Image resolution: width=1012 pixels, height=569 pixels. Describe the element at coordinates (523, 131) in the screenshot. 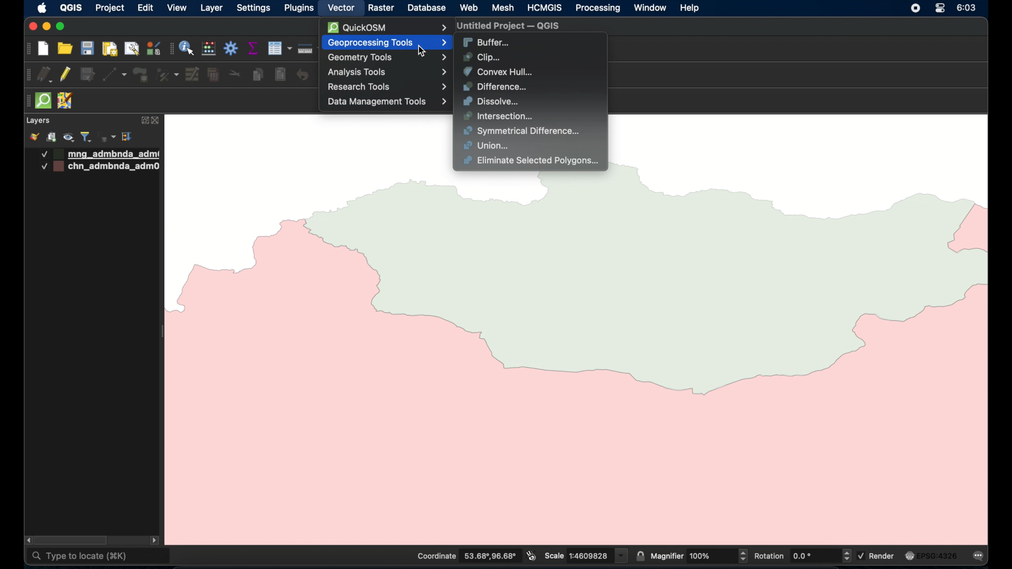

I see `symmetrical` at that location.